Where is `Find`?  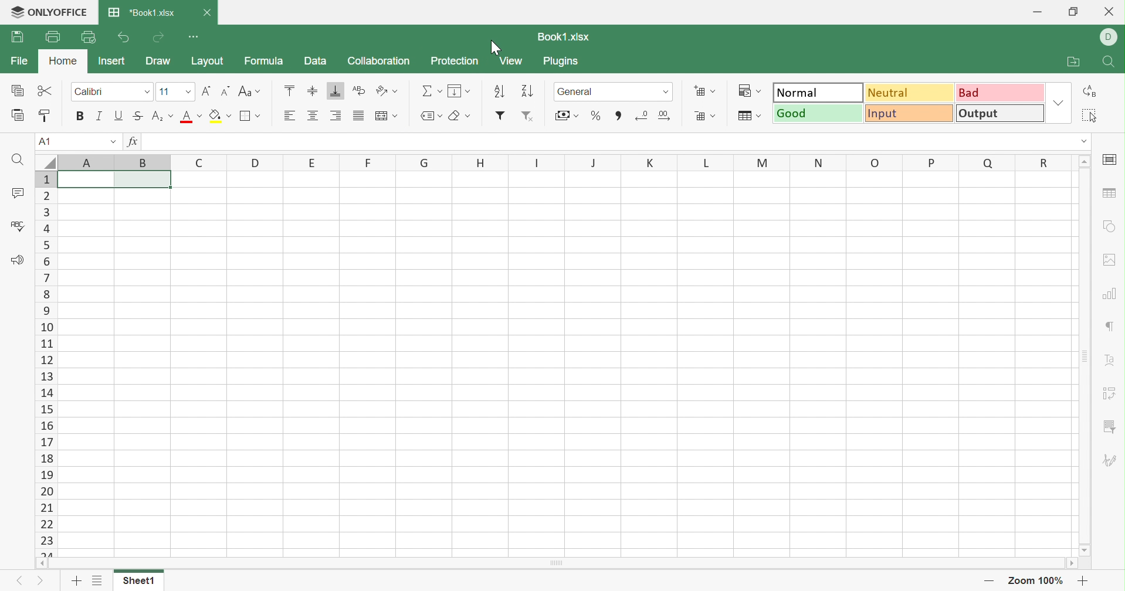
Find is located at coordinates (16, 161).